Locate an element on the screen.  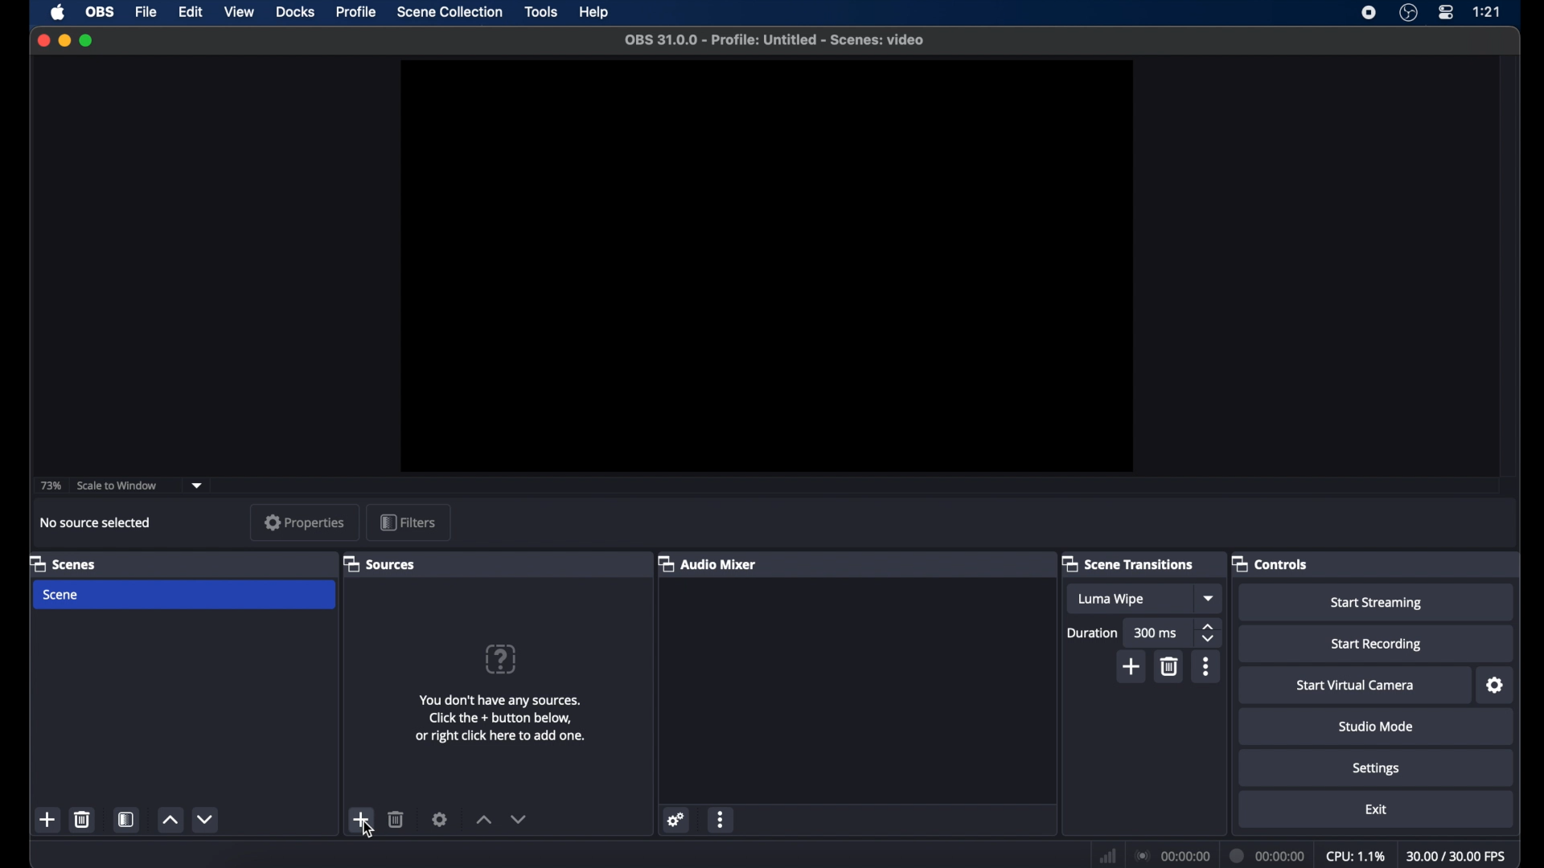
scene filters is located at coordinates (126, 821).